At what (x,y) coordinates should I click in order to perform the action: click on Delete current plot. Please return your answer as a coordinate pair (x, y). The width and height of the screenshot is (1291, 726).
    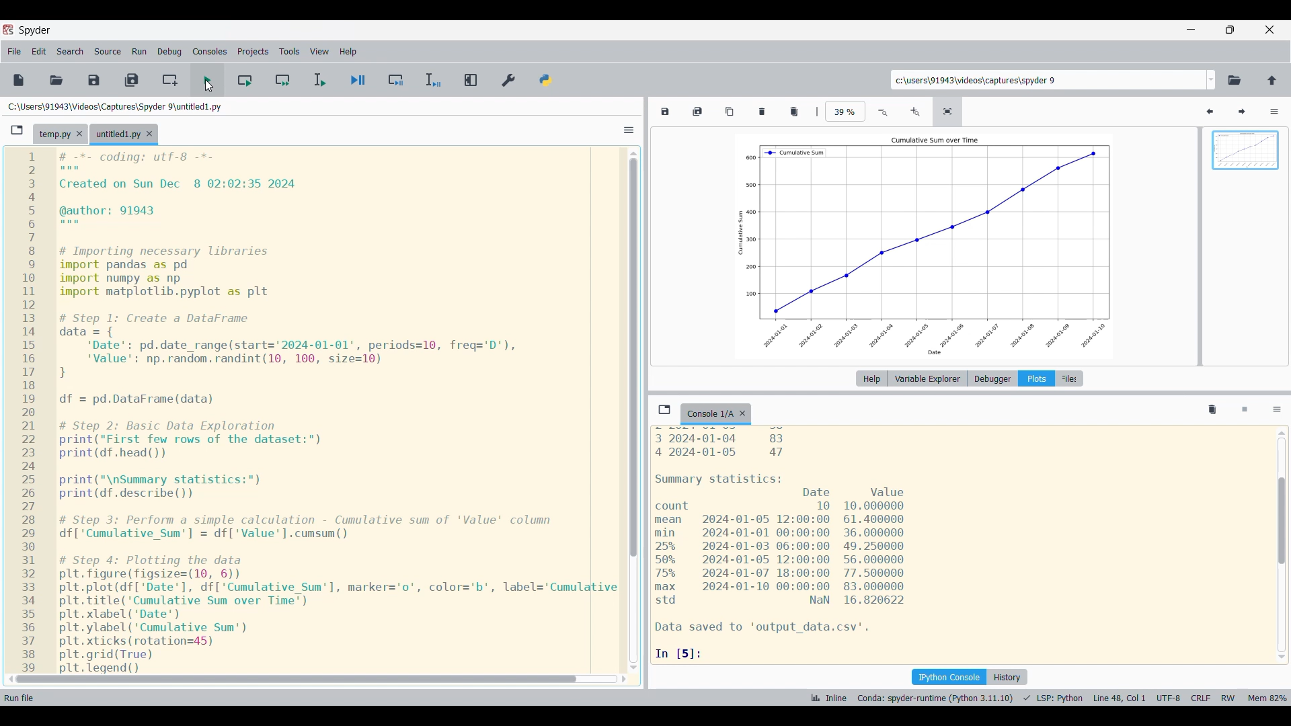
    Looking at the image, I should click on (762, 112).